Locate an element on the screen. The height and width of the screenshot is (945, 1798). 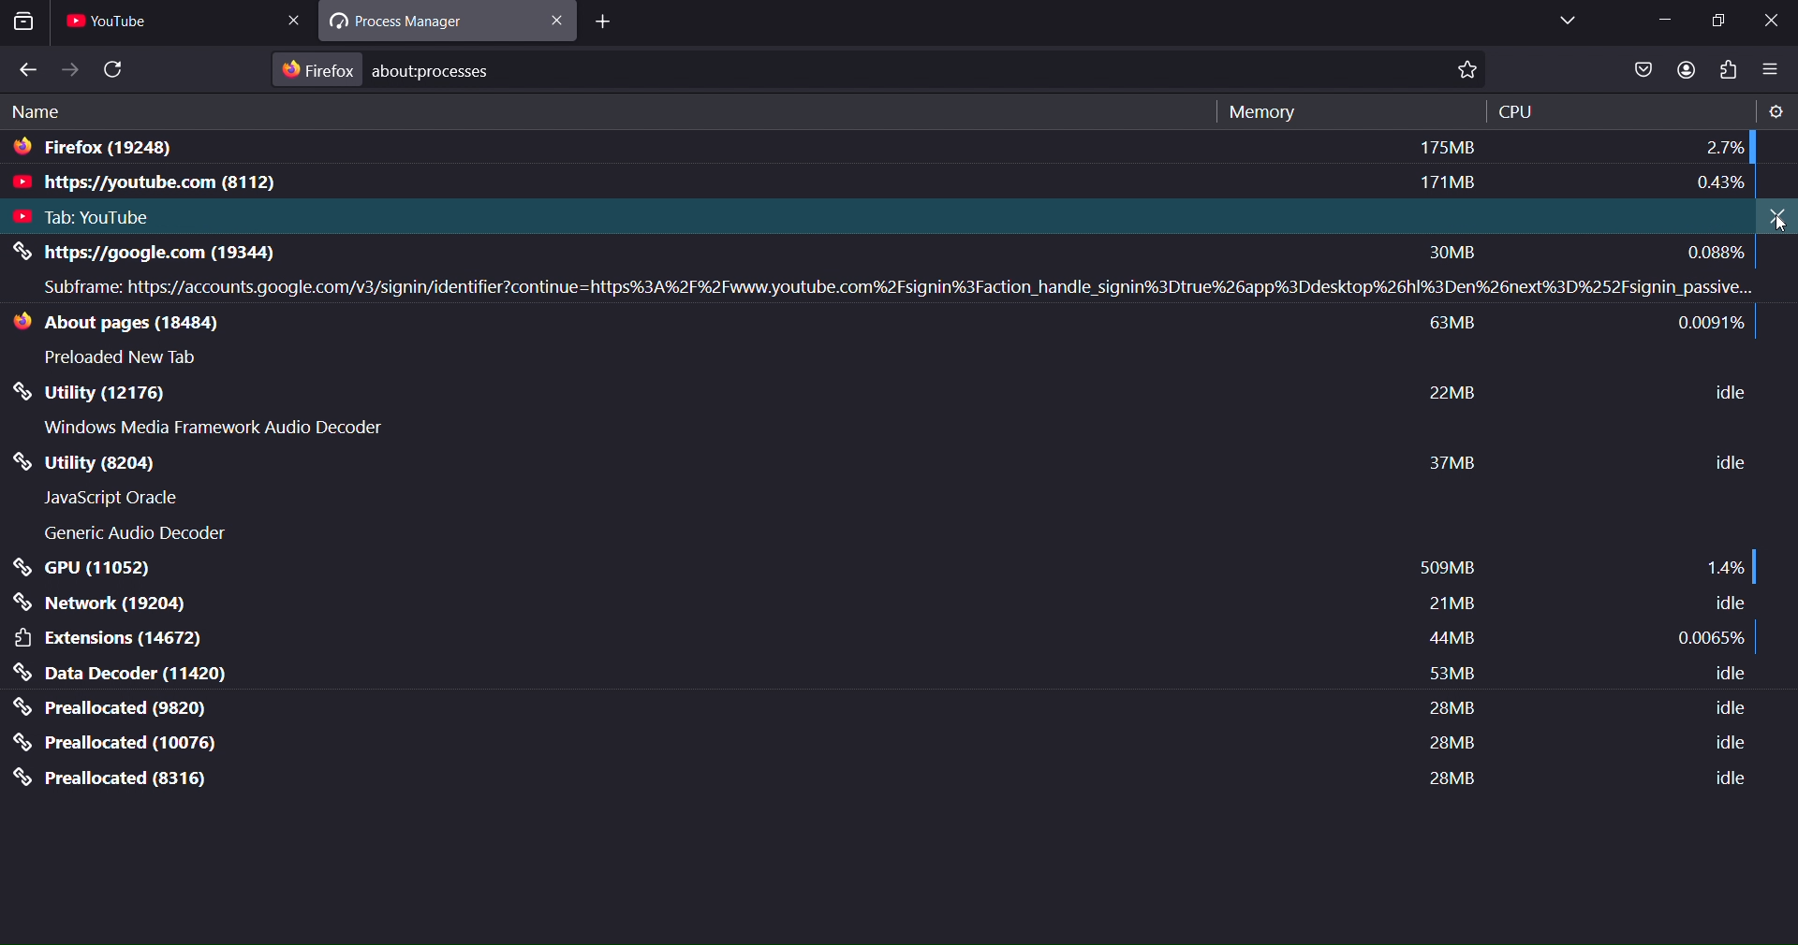
preallocated is located at coordinates (120, 743).